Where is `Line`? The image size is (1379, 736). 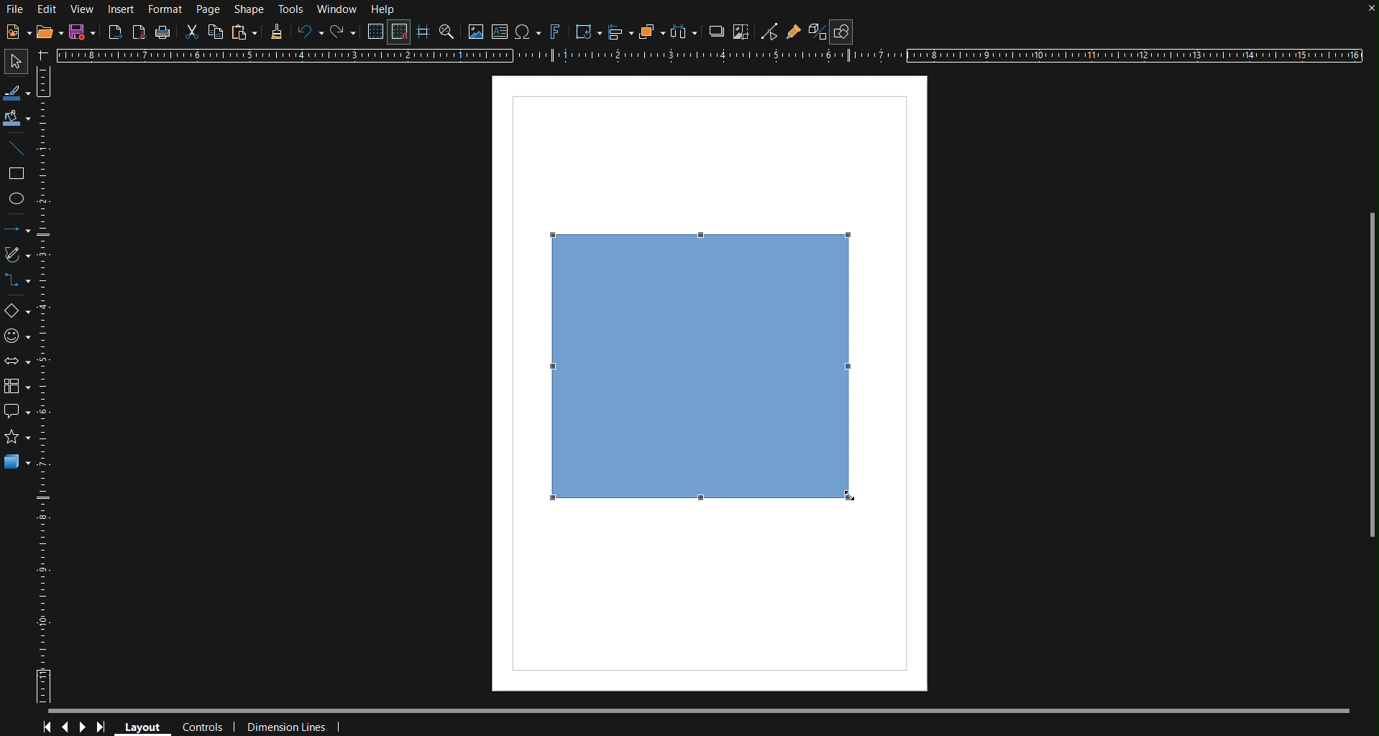 Line is located at coordinates (17, 148).